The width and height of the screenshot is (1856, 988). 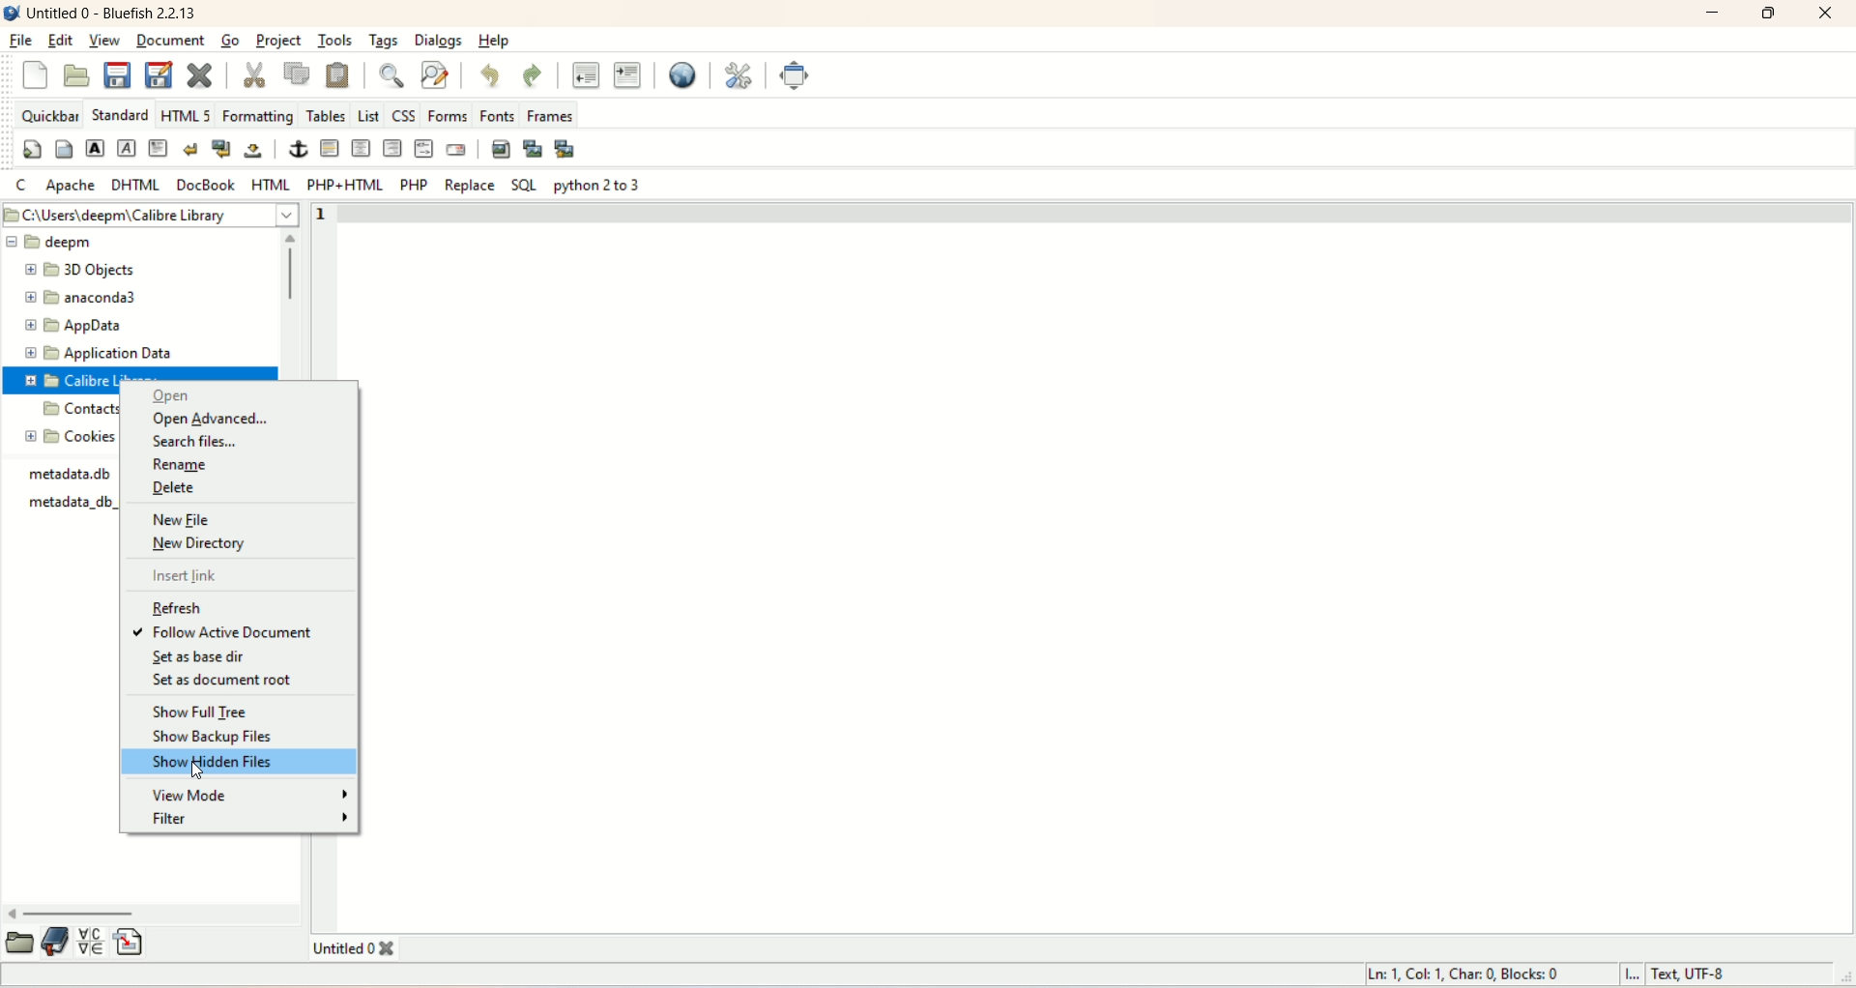 I want to click on app data, so click(x=72, y=324).